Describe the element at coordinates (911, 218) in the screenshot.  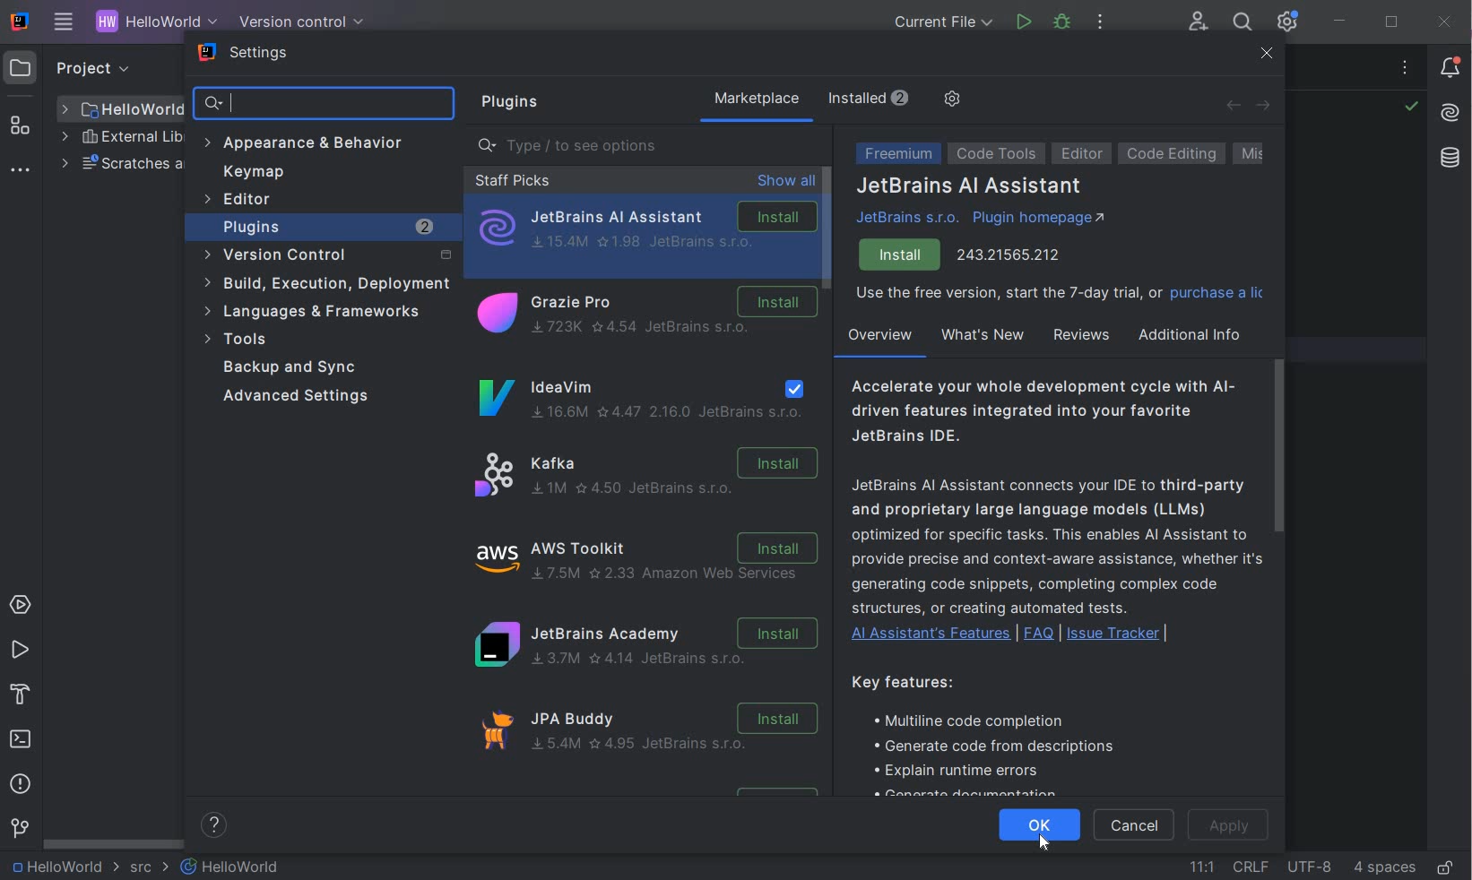
I see `JetBrains s.r.o` at that location.